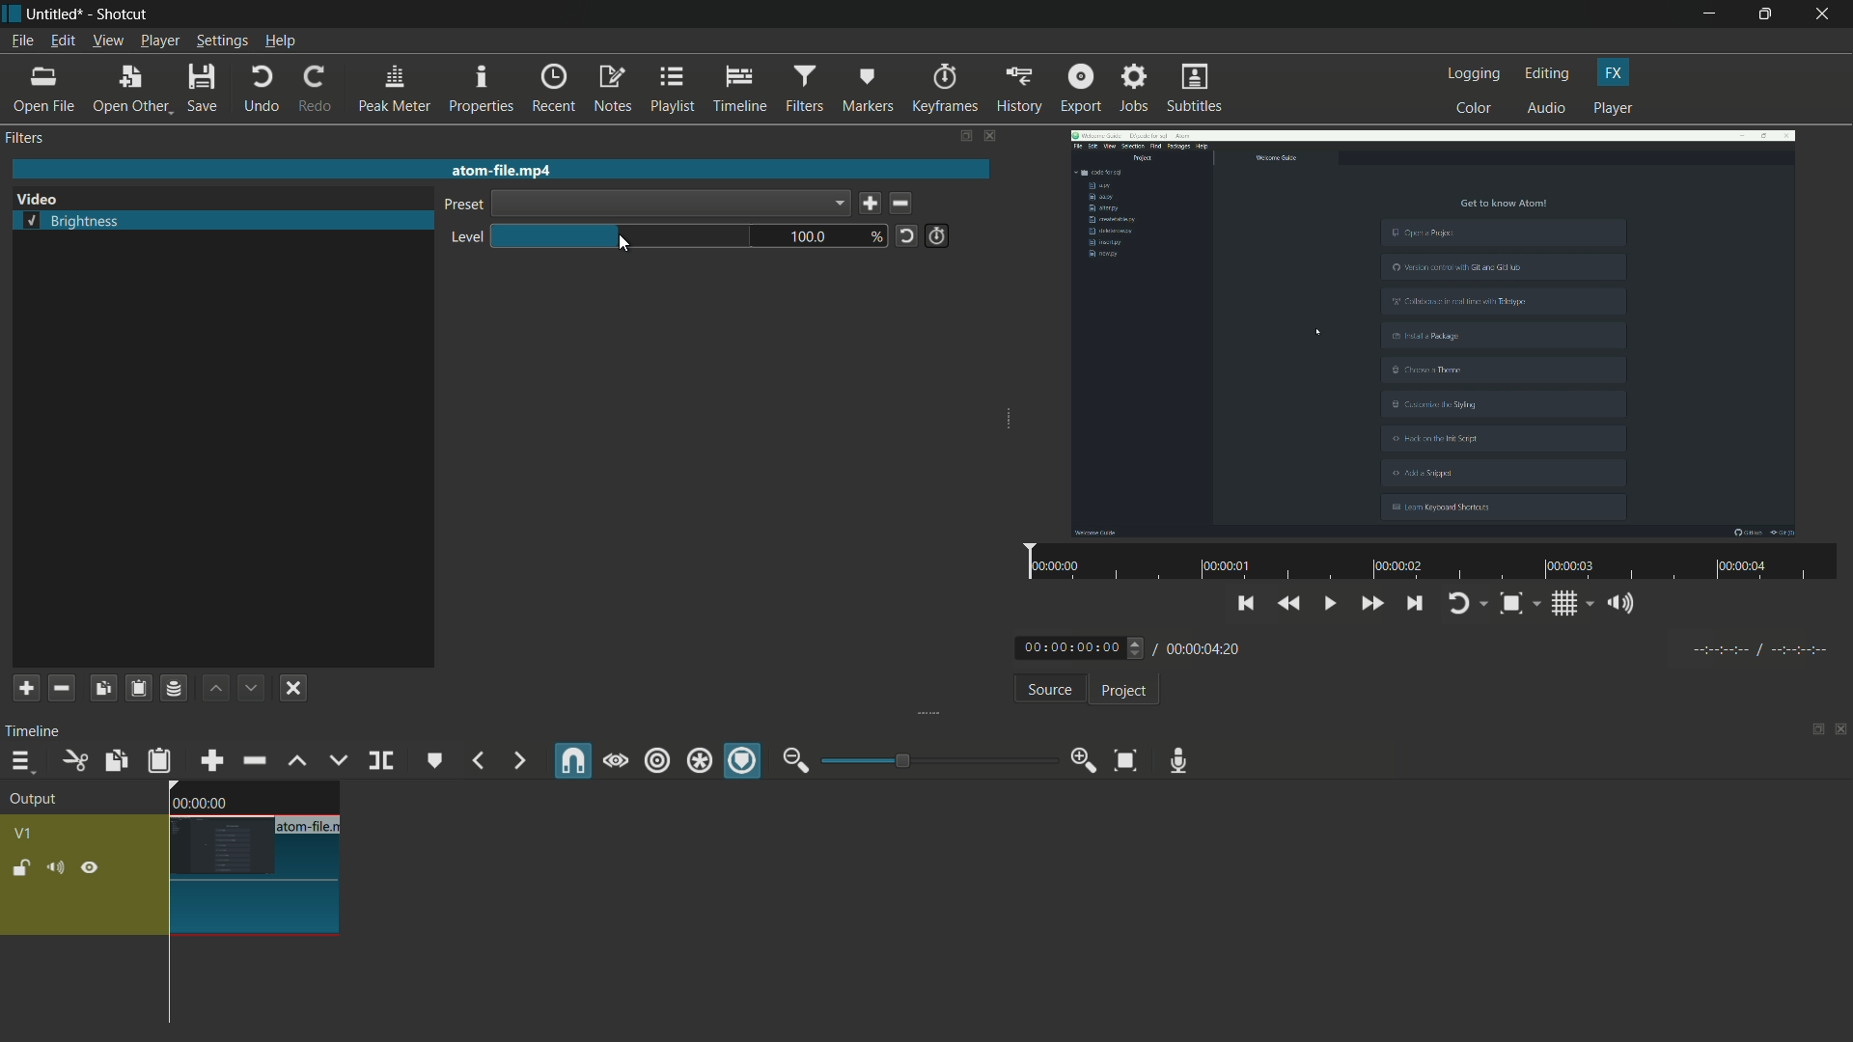 The width and height of the screenshot is (1853, 1042). I want to click on zoom out, so click(795, 760).